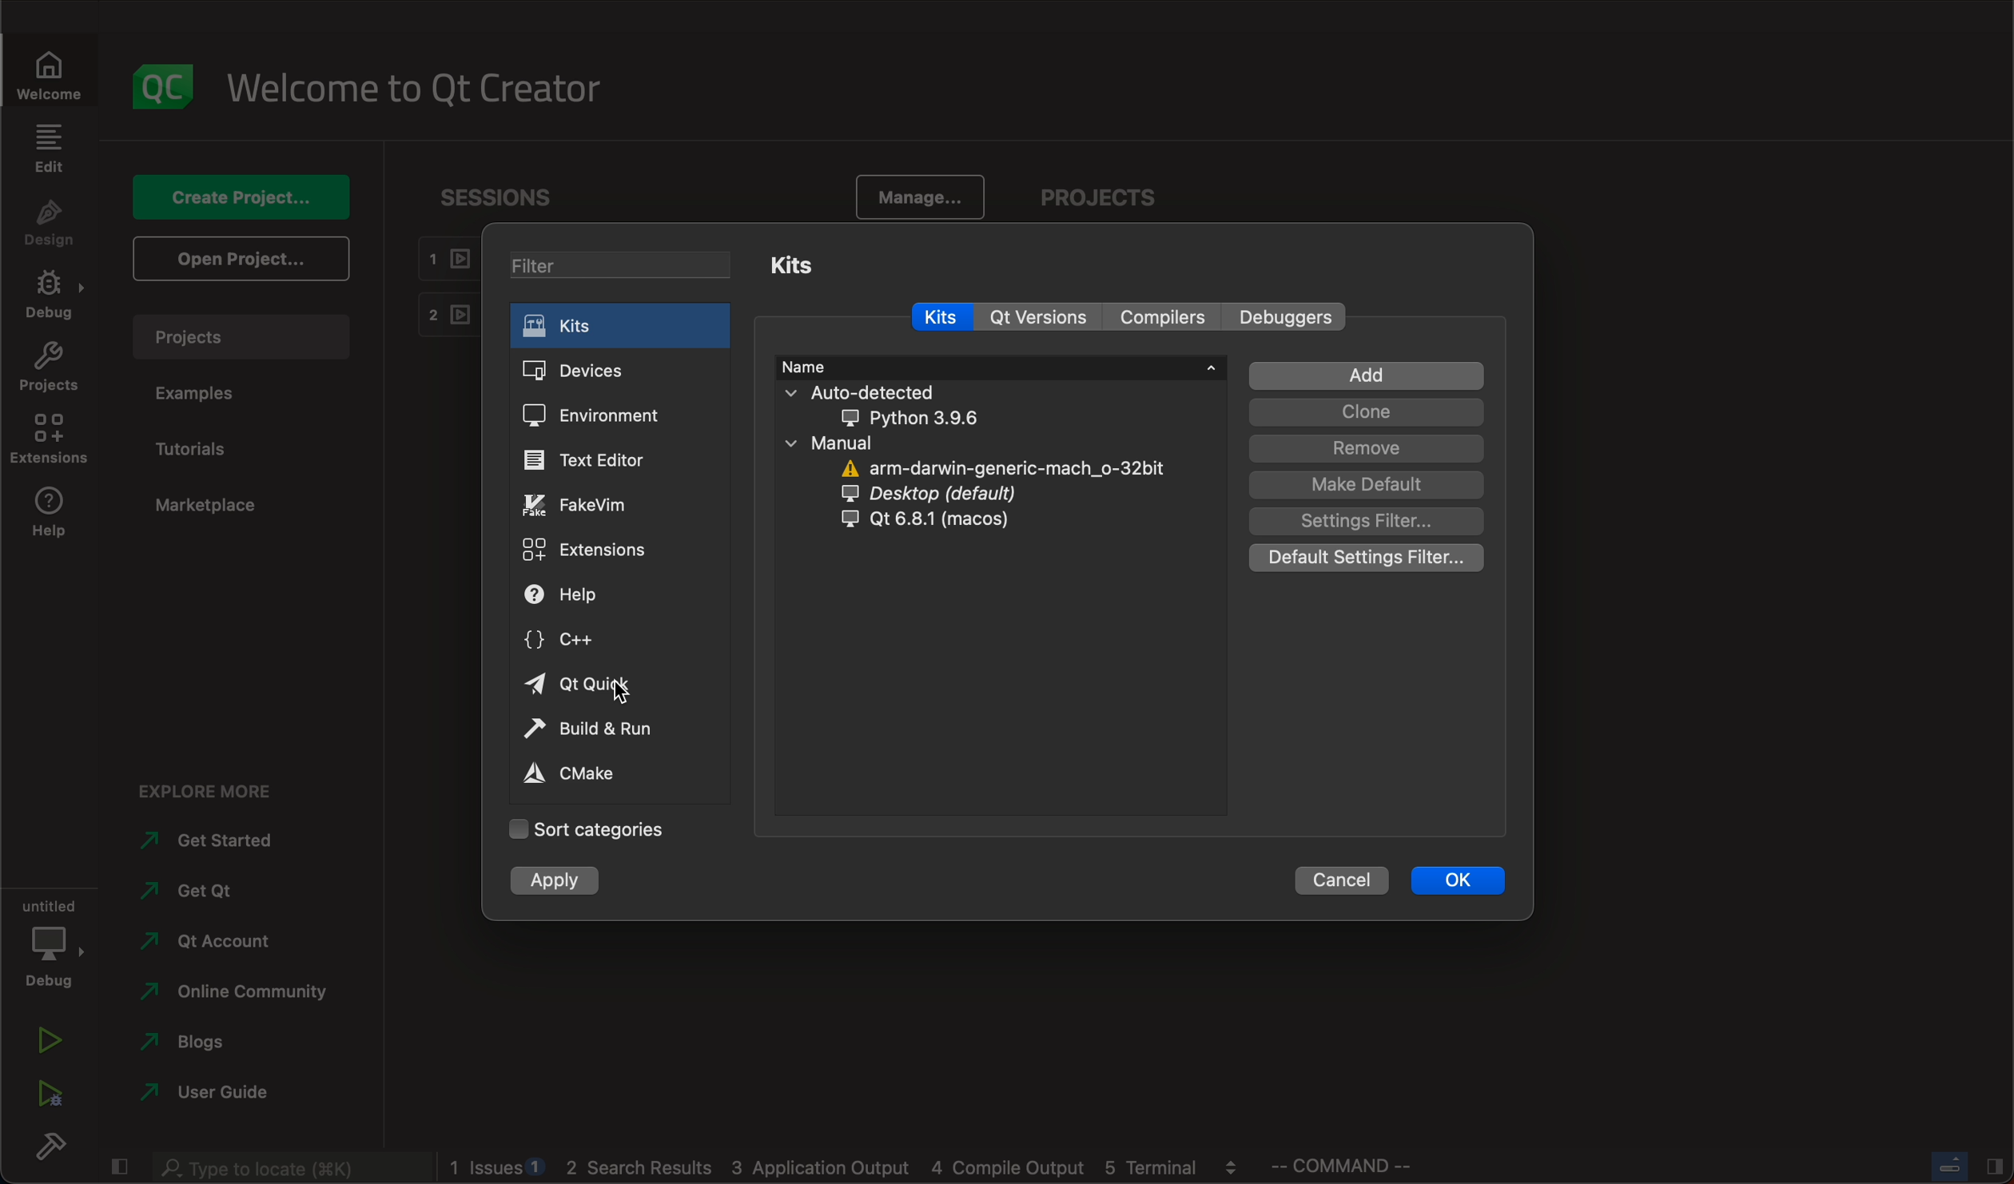  What do you see at coordinates (50, 224) in the screenshot?
I see `design` at bounding box center [50, 224].